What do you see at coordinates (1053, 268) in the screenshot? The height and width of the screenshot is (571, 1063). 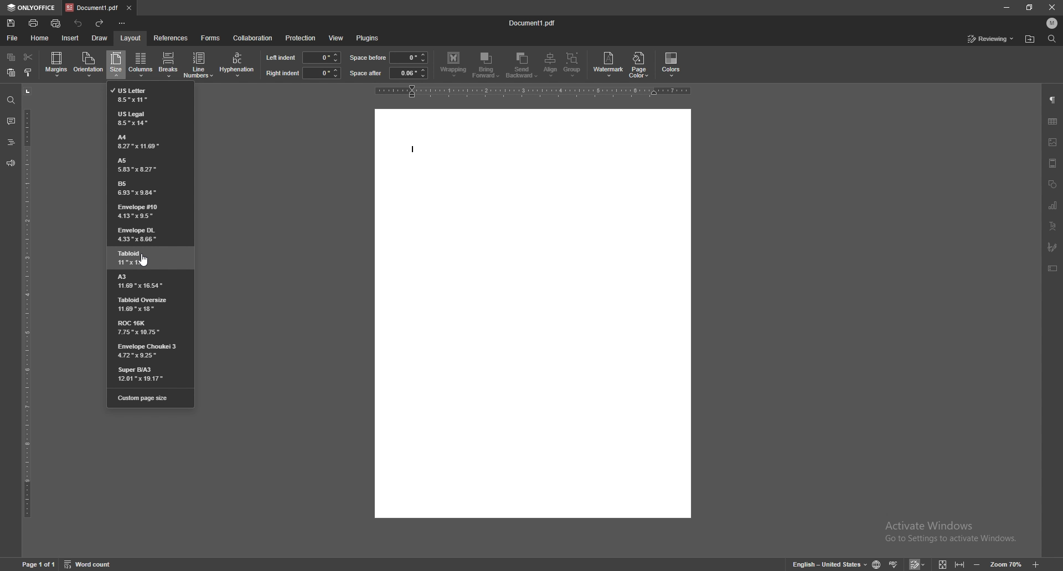 I see `text box` at bounding box center [1053, 268].